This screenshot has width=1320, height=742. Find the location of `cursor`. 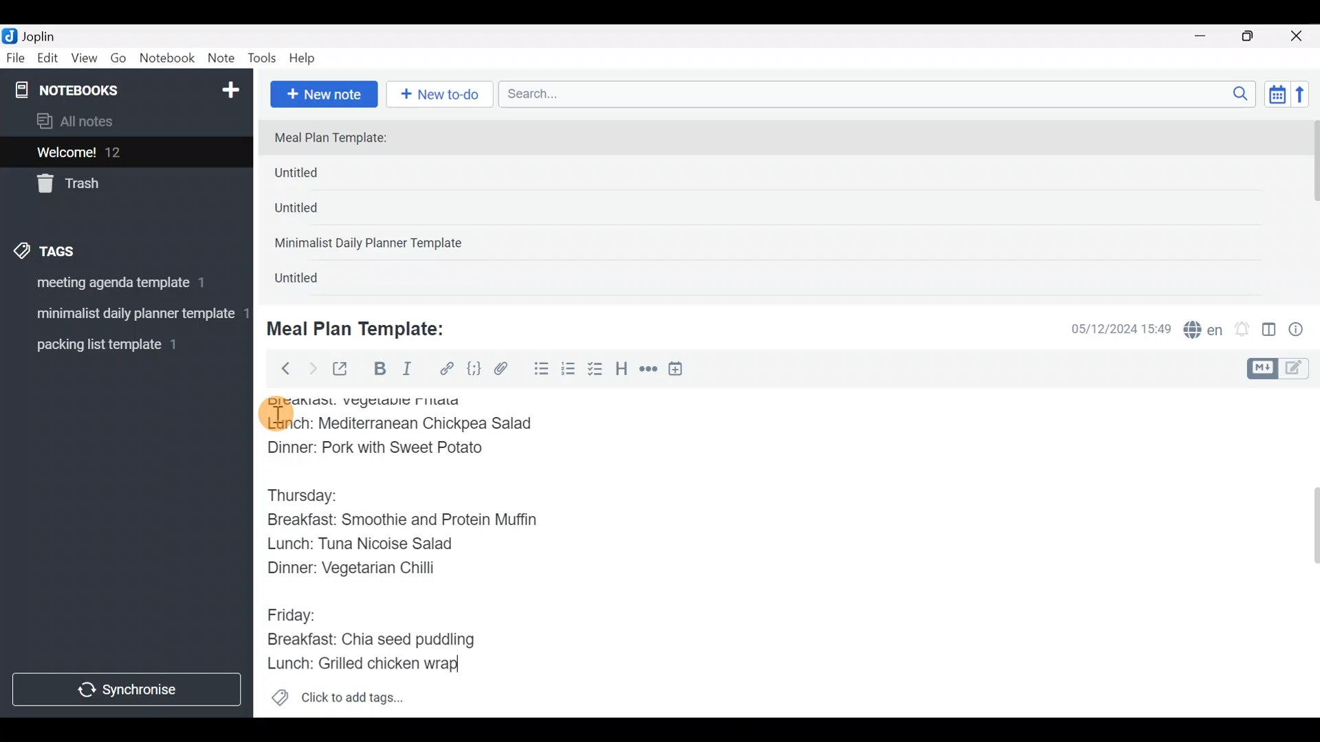

cursor is located at coordinates (275, 414).